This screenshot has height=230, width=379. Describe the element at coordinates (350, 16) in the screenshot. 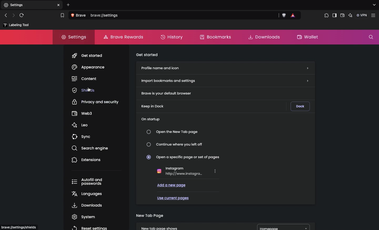

I see `Leo AI` at that location.